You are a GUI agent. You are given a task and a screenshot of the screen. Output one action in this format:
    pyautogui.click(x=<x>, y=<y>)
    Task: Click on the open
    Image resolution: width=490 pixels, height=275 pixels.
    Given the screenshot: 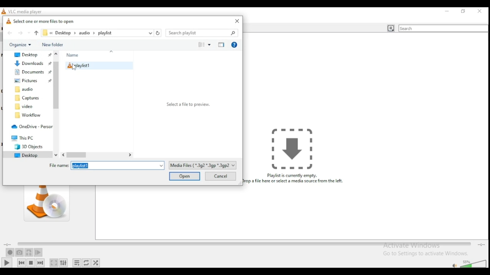 What is the action you would take?
    pyautogui.click(x=185, y=177)
    